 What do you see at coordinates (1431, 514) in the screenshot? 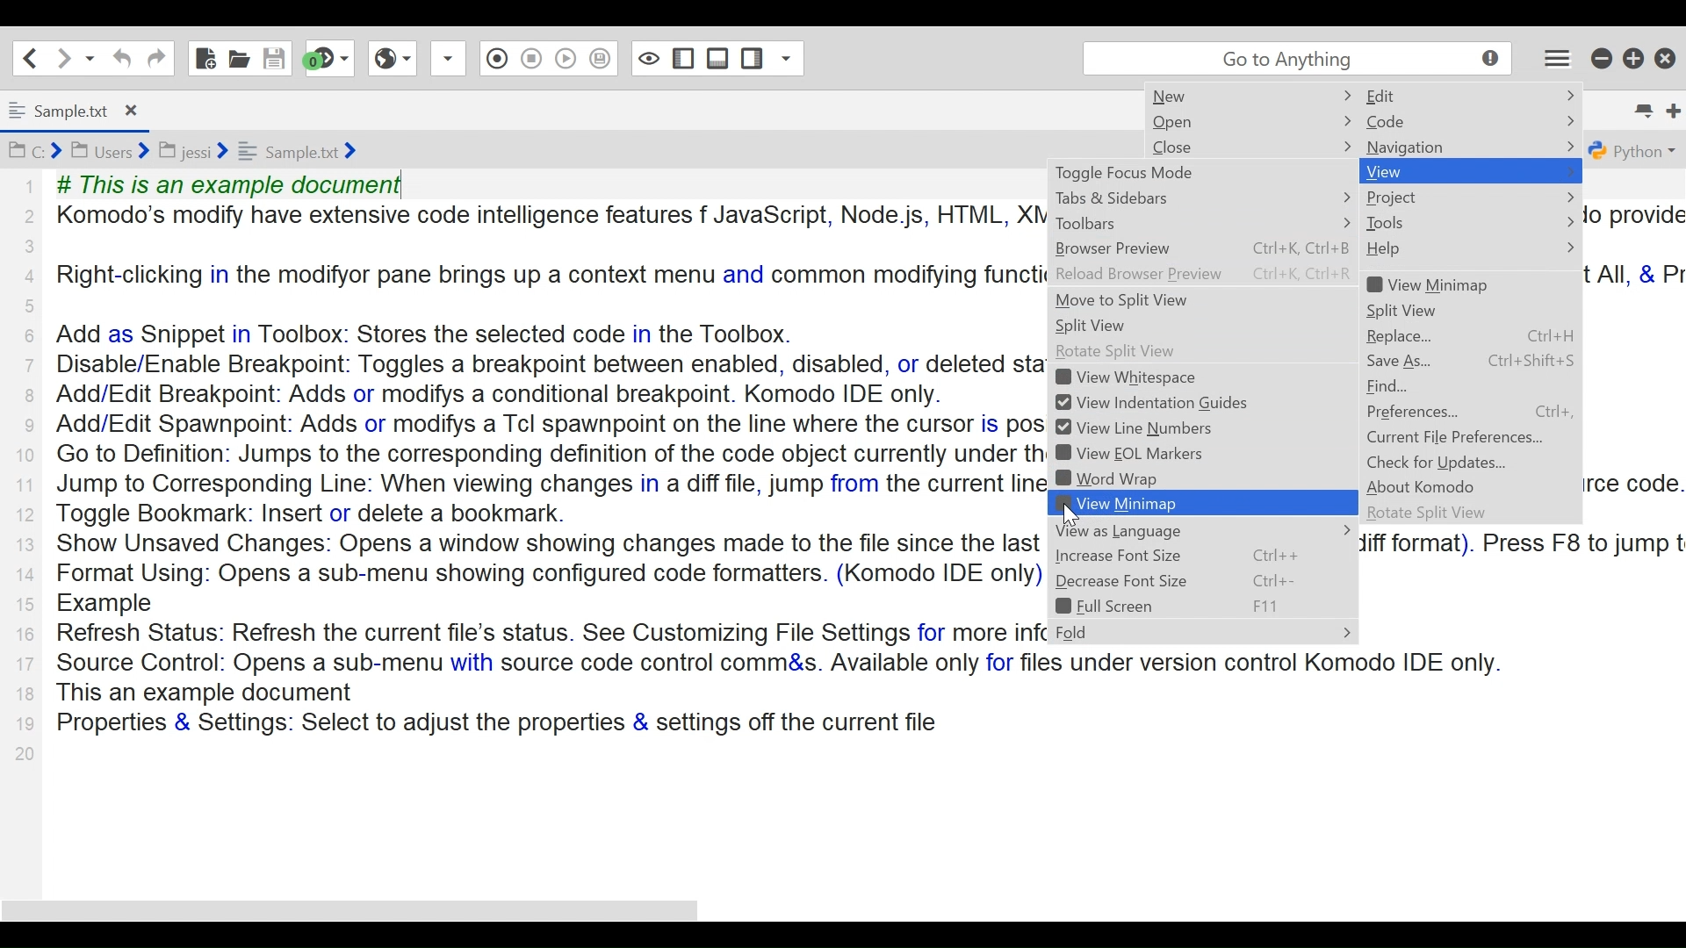
I see `Rotate Split View` at bounding box center [1431, 514].